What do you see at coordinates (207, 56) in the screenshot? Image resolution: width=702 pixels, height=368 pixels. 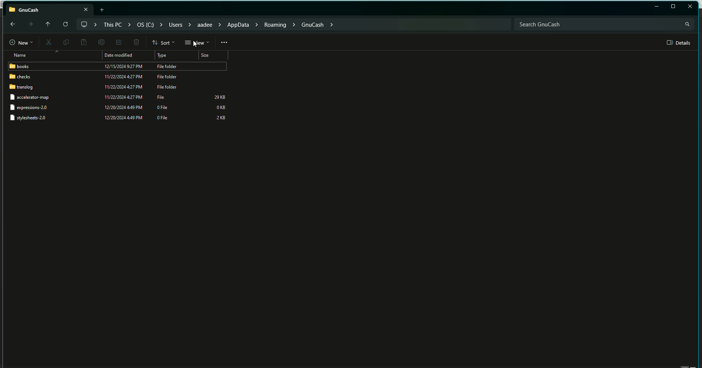 I see `Size` at bounding box center [207, 56].